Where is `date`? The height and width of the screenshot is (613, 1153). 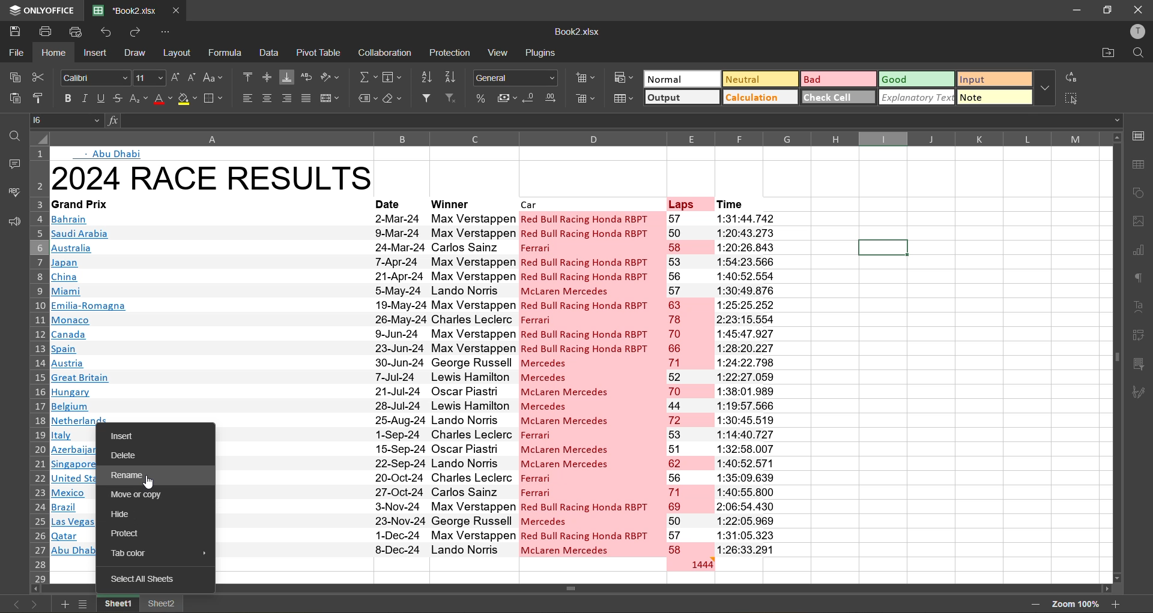 date is located at coordinates (396, 202).